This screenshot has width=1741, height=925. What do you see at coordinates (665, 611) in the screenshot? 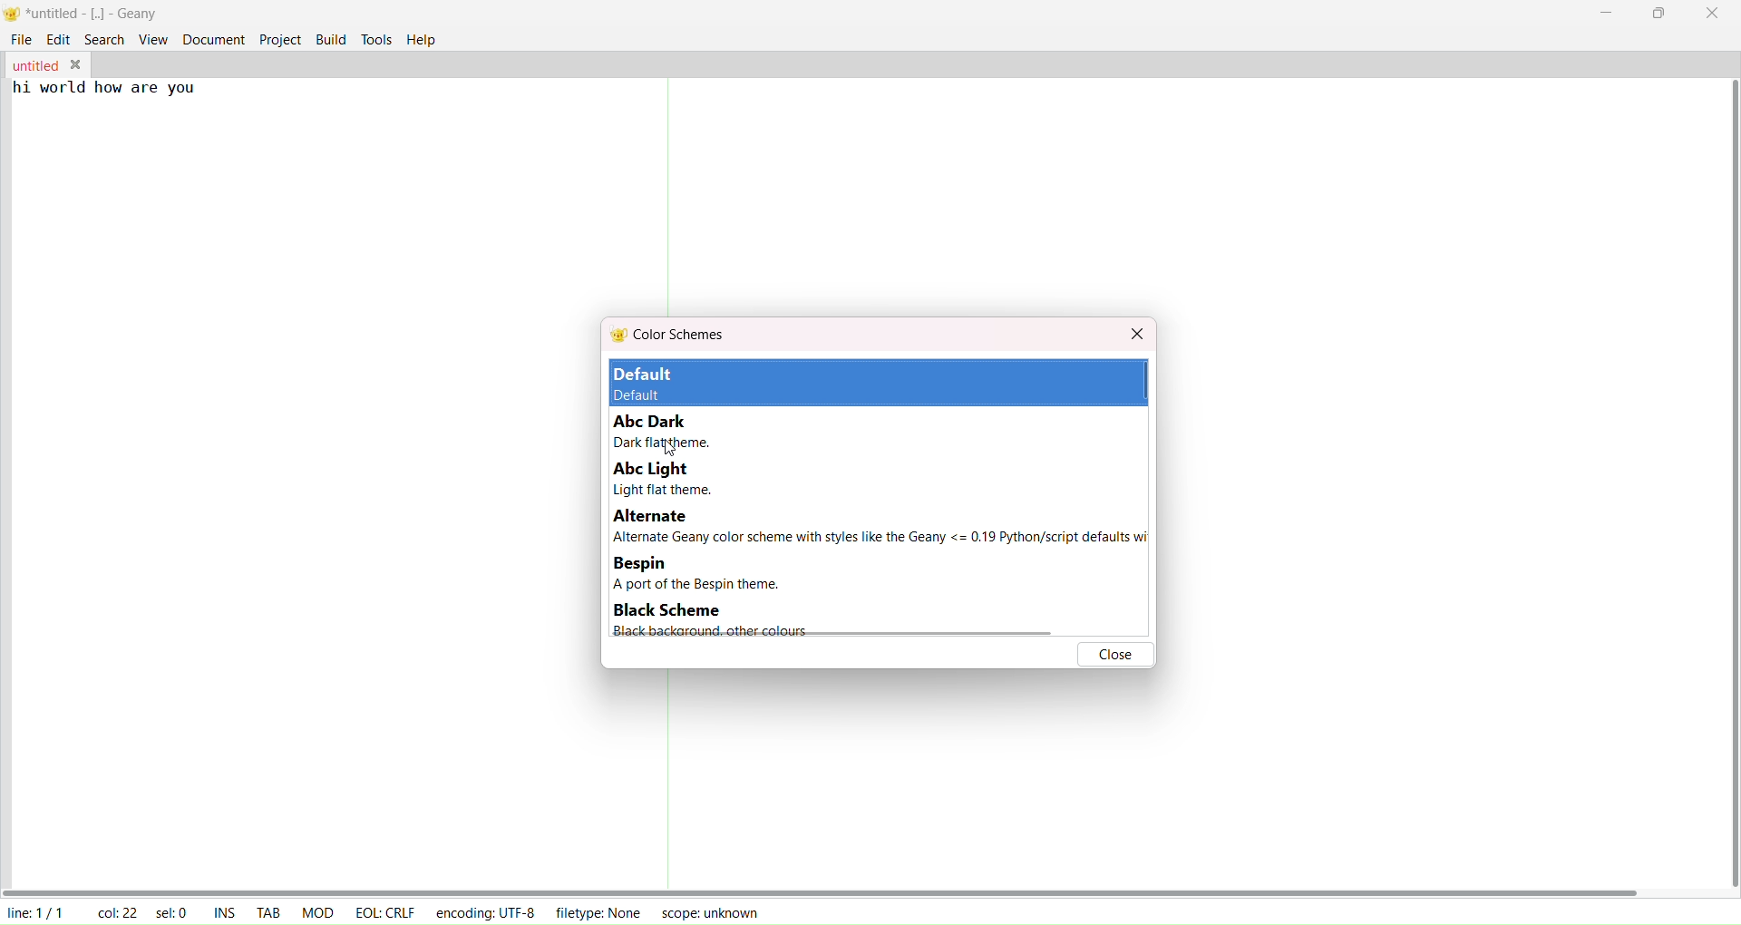
I see `black scheme` at bounding box center [665, 611].